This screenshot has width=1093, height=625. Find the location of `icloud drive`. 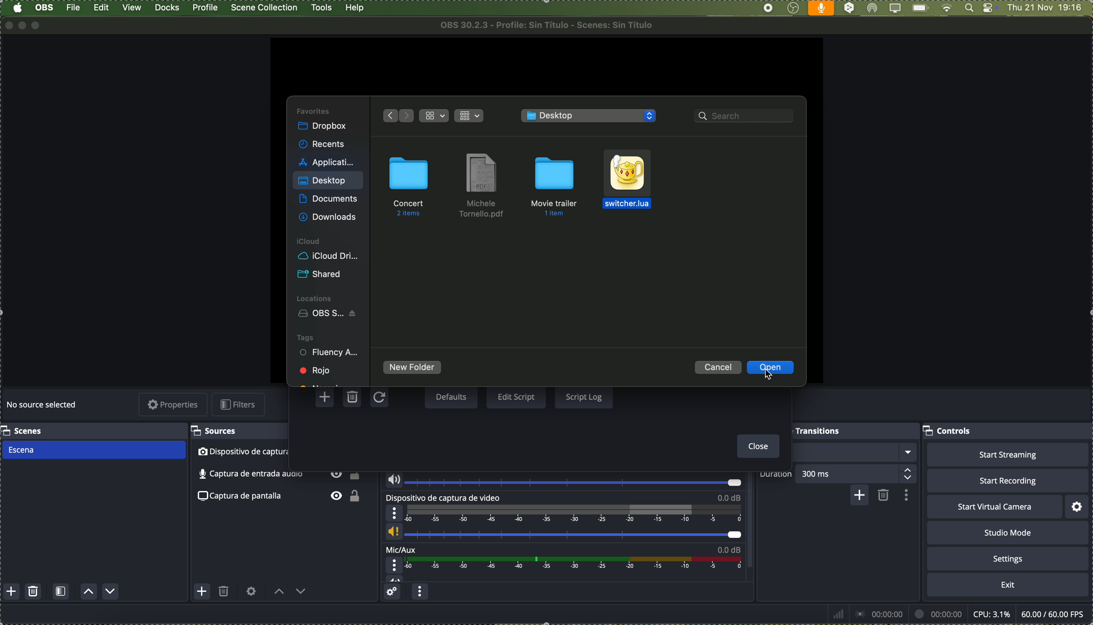

icloud drive is located at coordinates (328, 256).